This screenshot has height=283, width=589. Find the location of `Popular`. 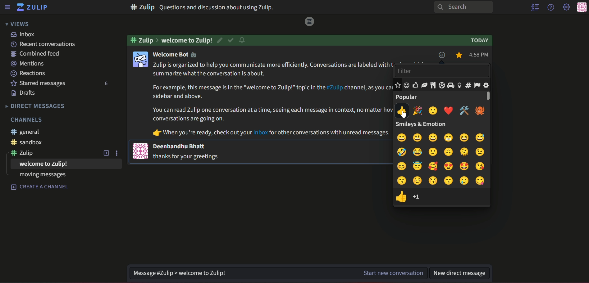

Popular is located at coordinates (408, 97).